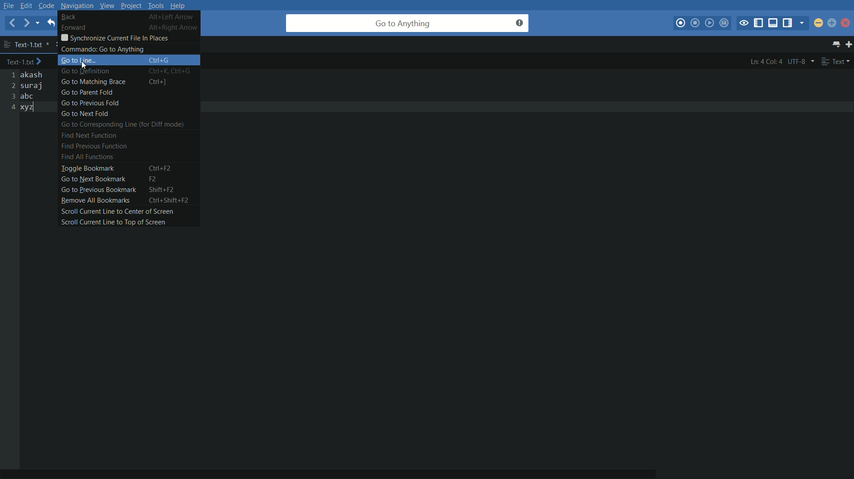 The width and height of the screenshot is (854, 479). I want to click on show/hide left panel, so click(758, 23).